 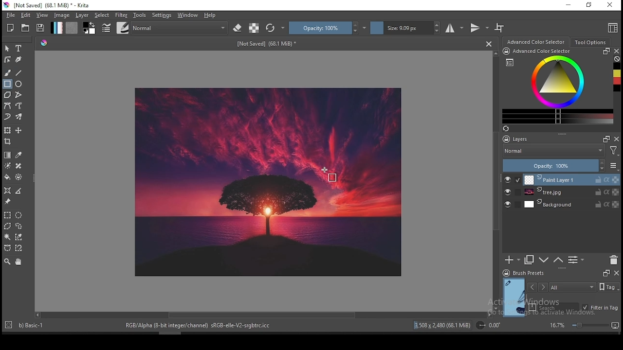 What do you see at coordinates (584, 325) in the screenshot?
I see `zoom ` at bounding box center [584, 325].